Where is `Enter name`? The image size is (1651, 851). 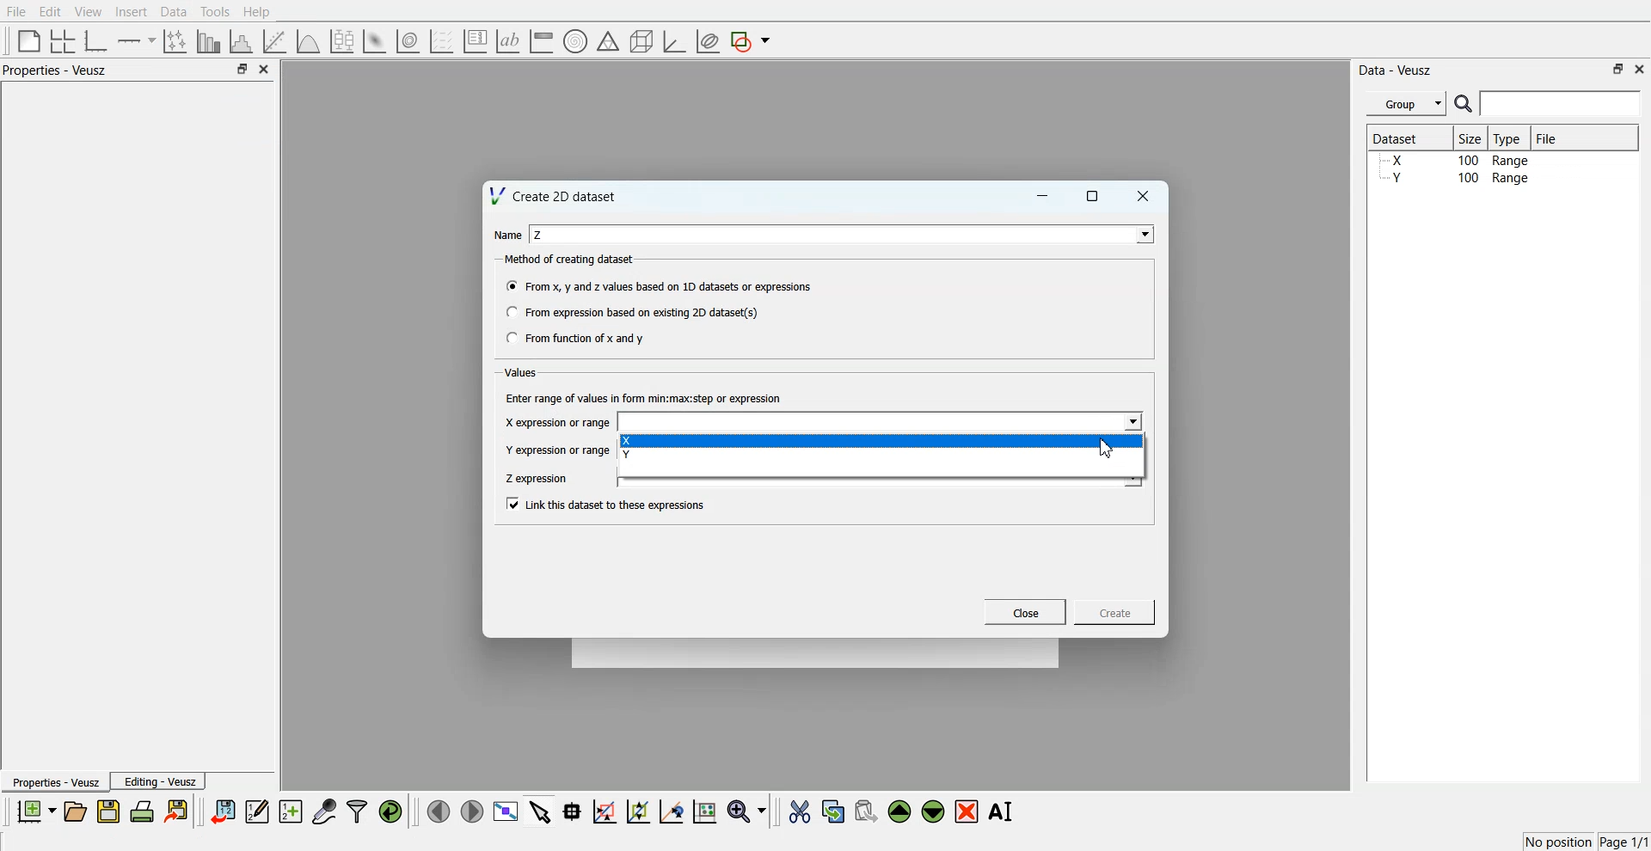
Enter name is located at coordinates (844, 234).